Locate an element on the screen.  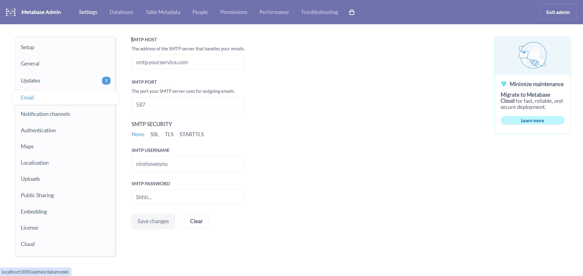
enter smtp server URL is located at coordinates (204, 64).